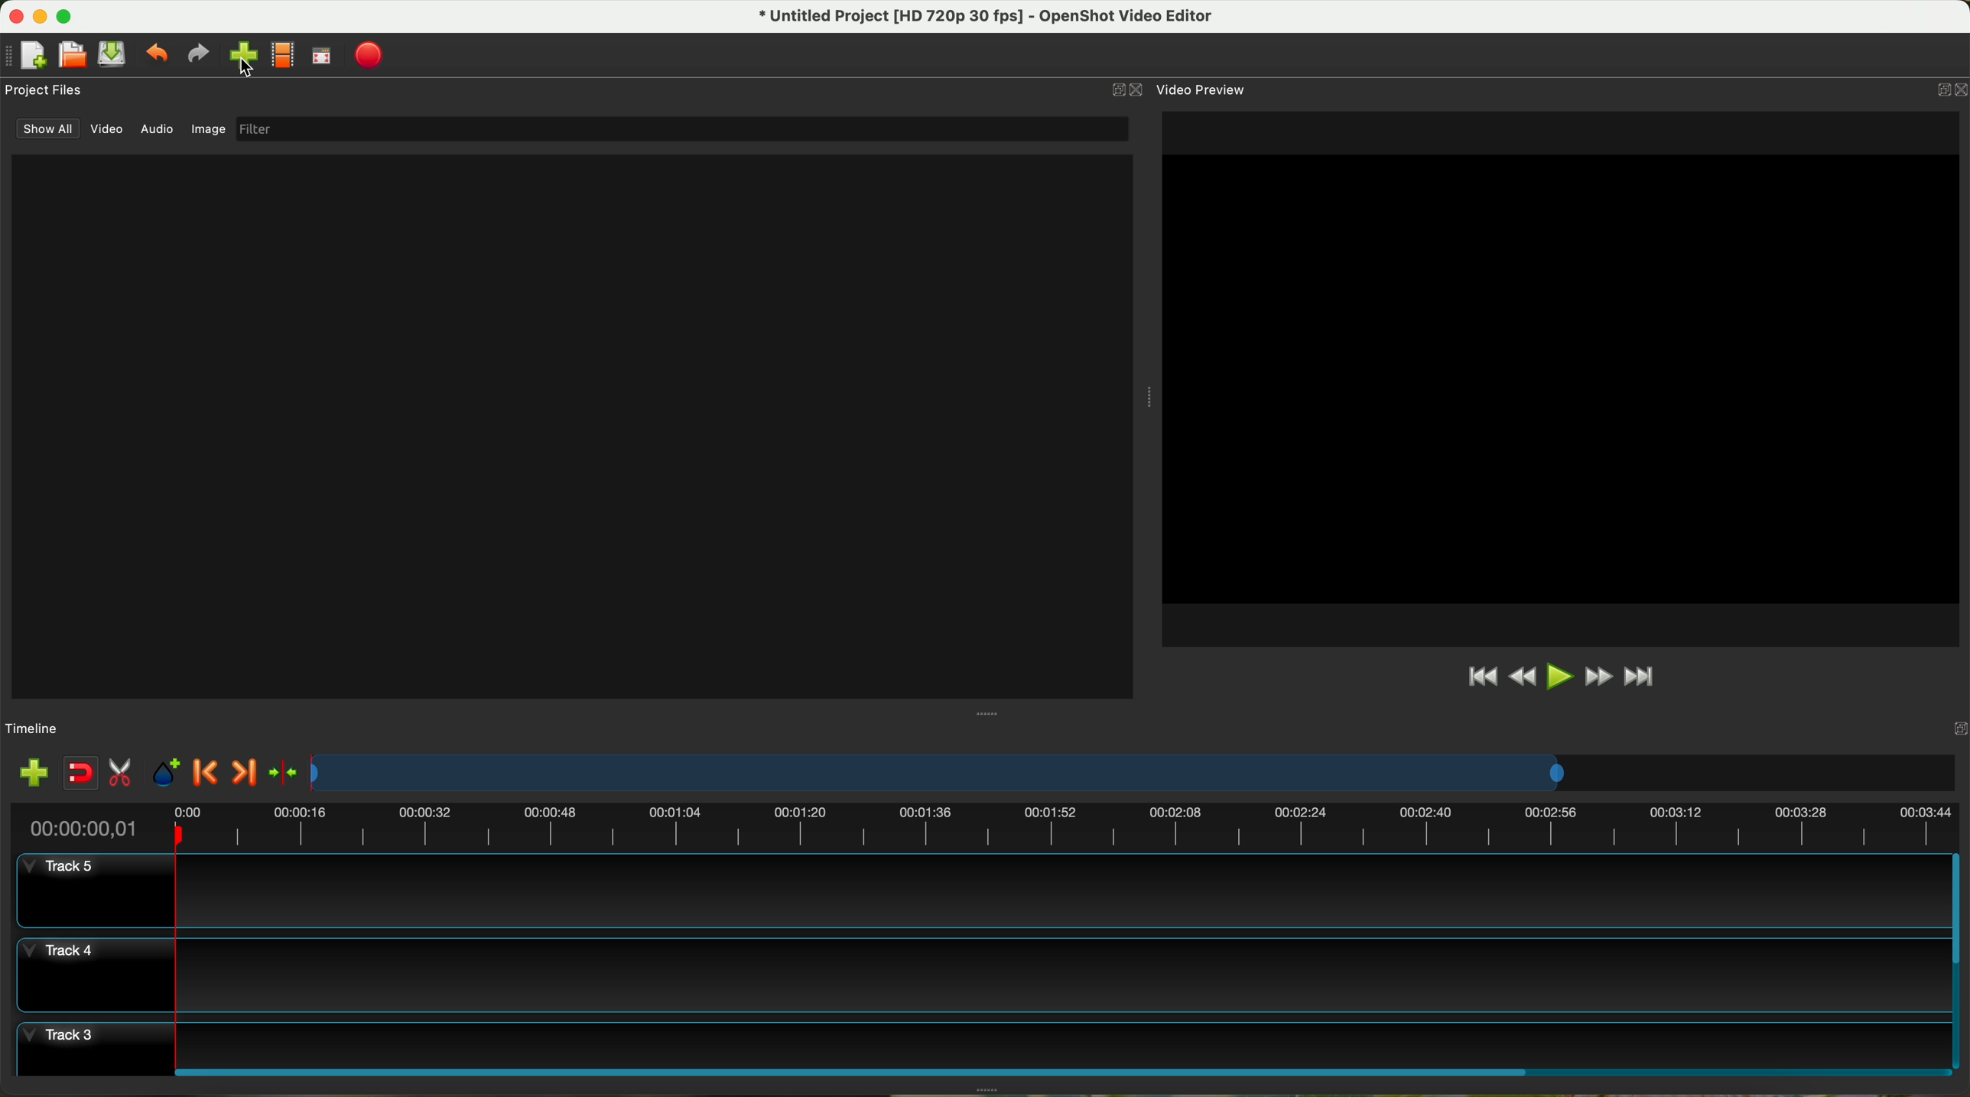 The height and width of the screenshot is (1097, 1970). Describe the element at coordinates (369, 57) in the screenshot. I see `export video` at that location.